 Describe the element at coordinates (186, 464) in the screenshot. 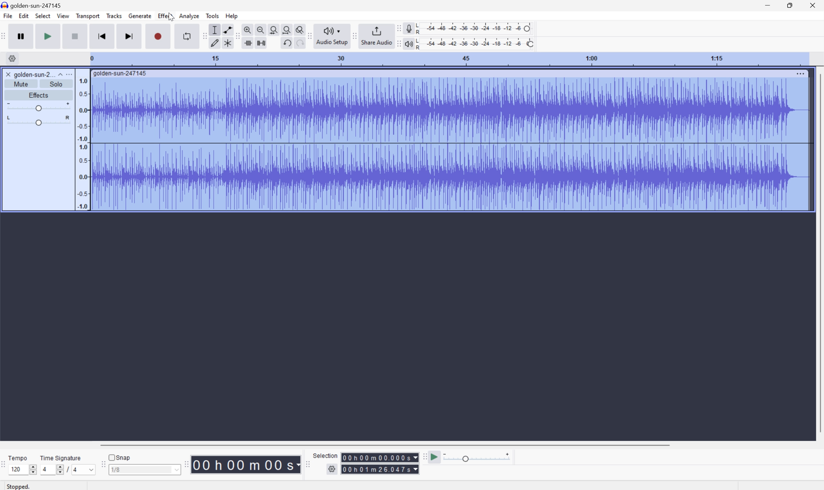

I see `Audacity toolbar` at that location.